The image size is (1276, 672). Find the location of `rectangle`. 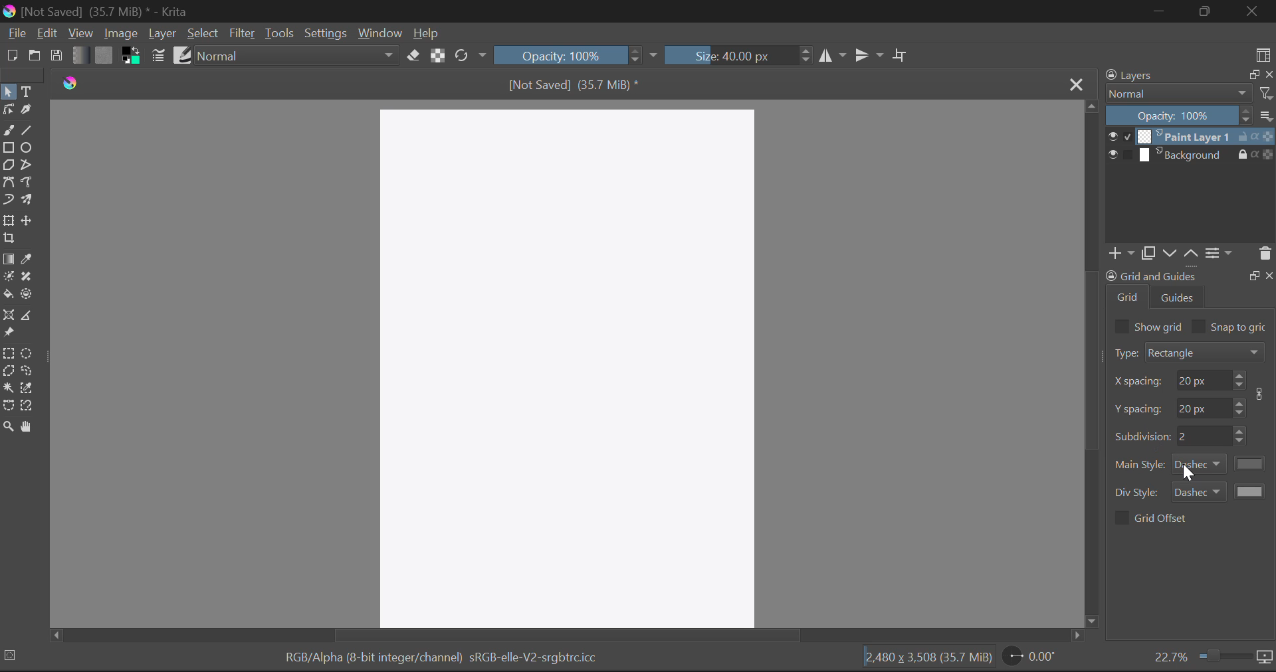

rectangle is located at coordinates (1206, 351).